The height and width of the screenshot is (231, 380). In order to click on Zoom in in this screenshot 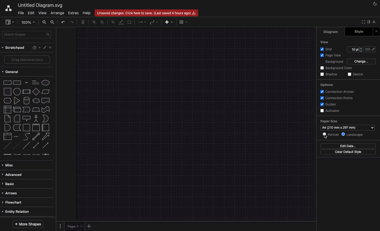, I will do `click(44, 23)`.